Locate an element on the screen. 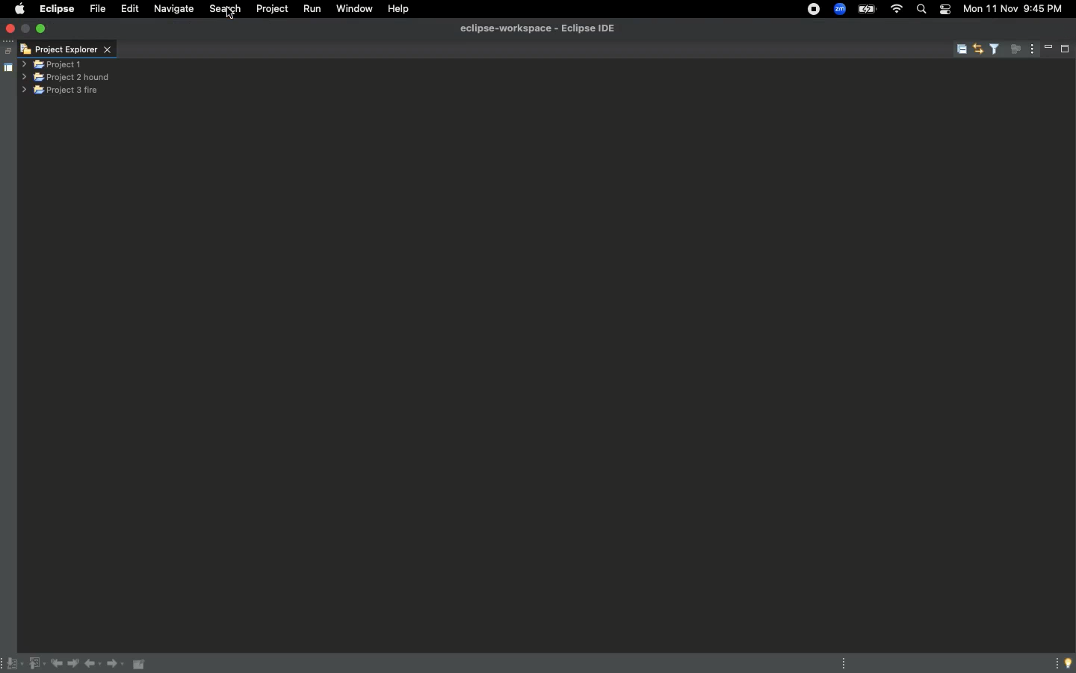 The image size is (1076, 673). minimise is located at coordinates (25, 29).